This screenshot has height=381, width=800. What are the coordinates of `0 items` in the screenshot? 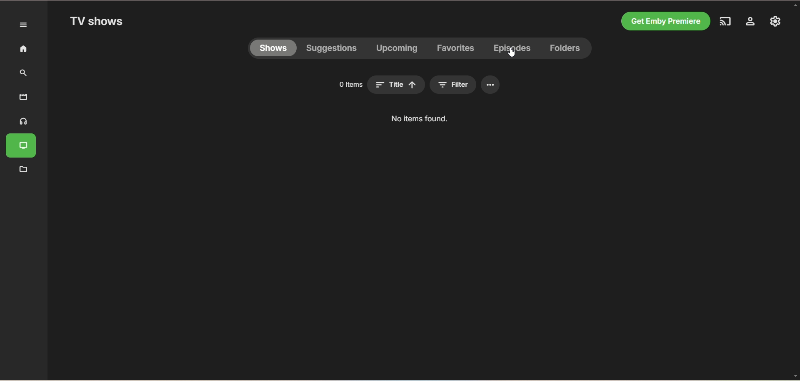 It's located at (347, 85).